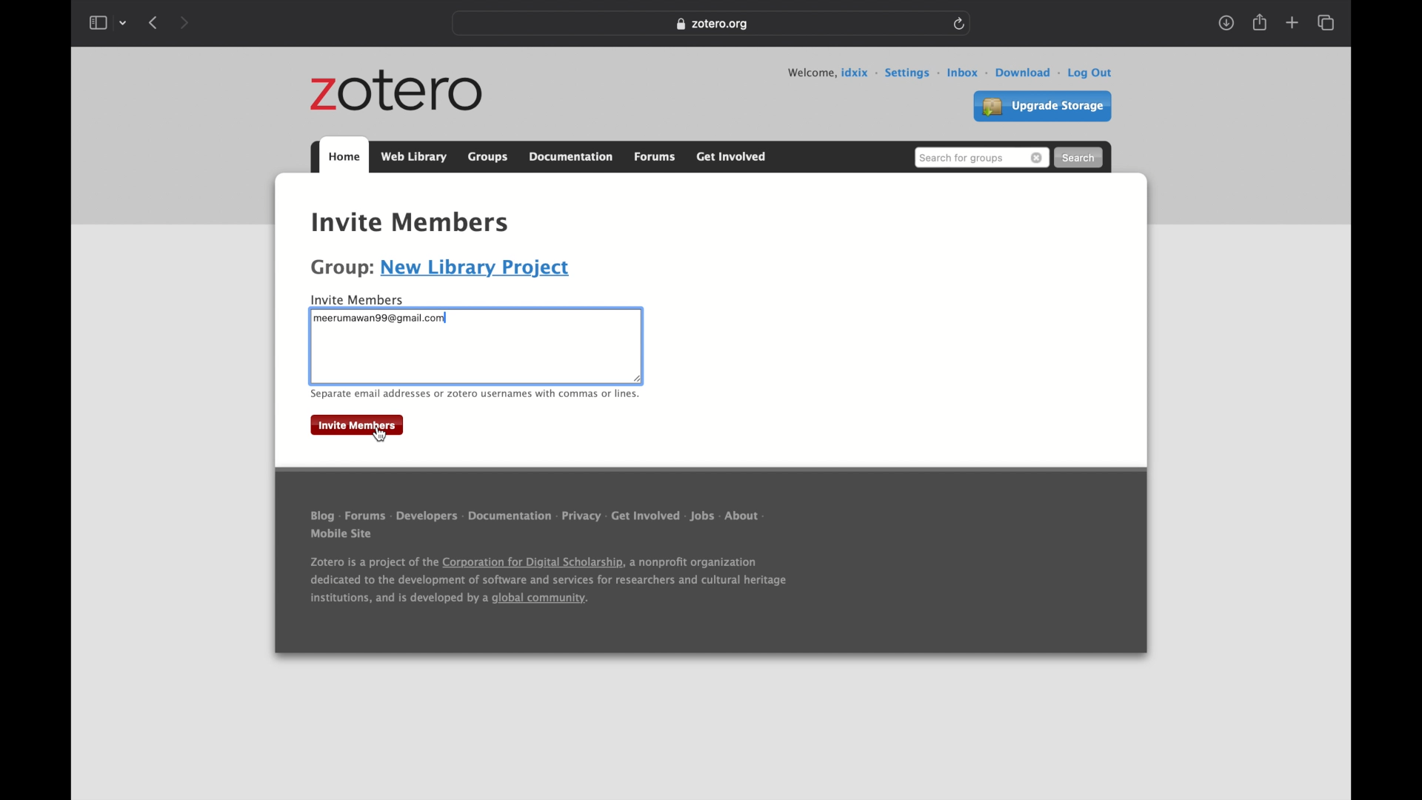  Describe the element at coordinates (356, 425) in the screenshot. I see `invite members` at that location.